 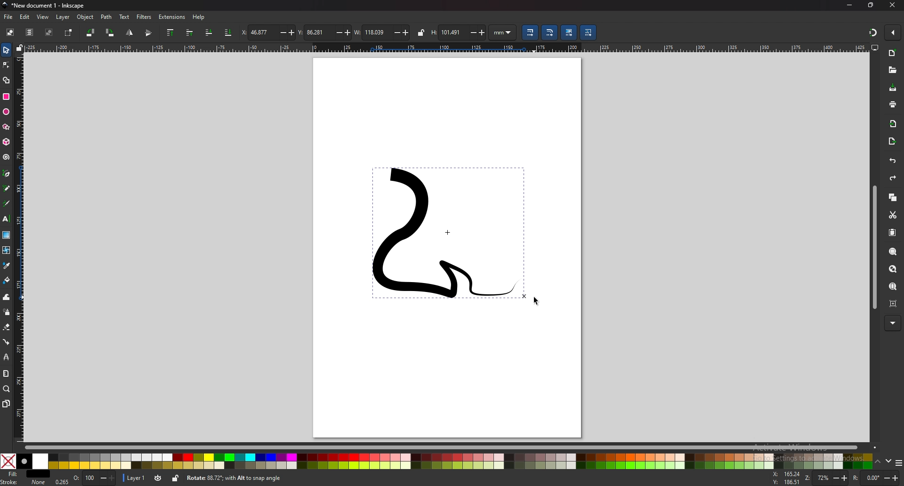 I want to click on zoom drawing, so click(x=893, y=269).